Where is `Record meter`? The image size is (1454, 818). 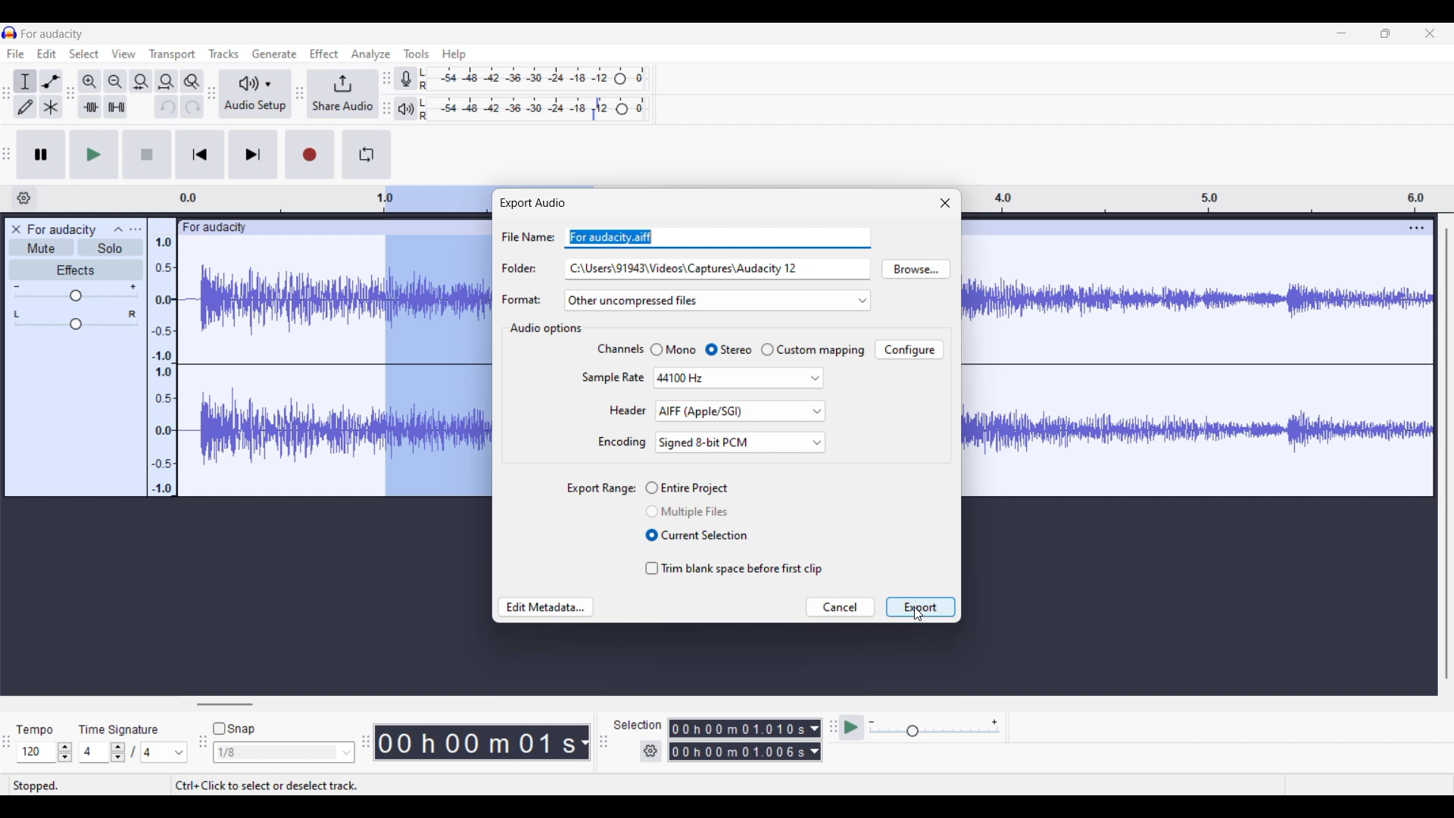 Record meter is located at coordinates (404, 78).